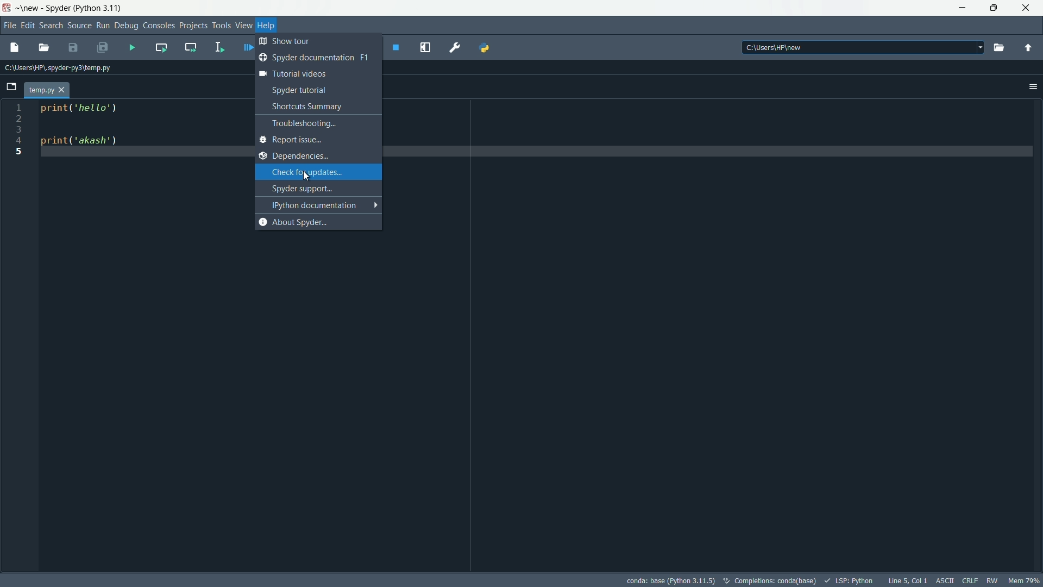 Image resolution: width=1043 pixels, height=587 pixels. I want to click on tools menu, so click(222, 25).